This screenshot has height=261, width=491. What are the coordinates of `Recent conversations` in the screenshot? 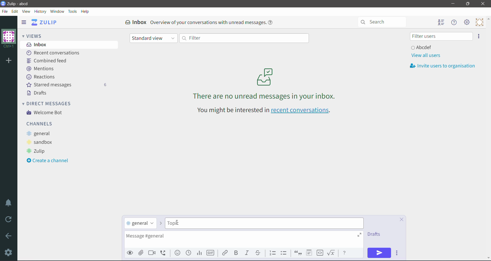 It's located at (55, 53).